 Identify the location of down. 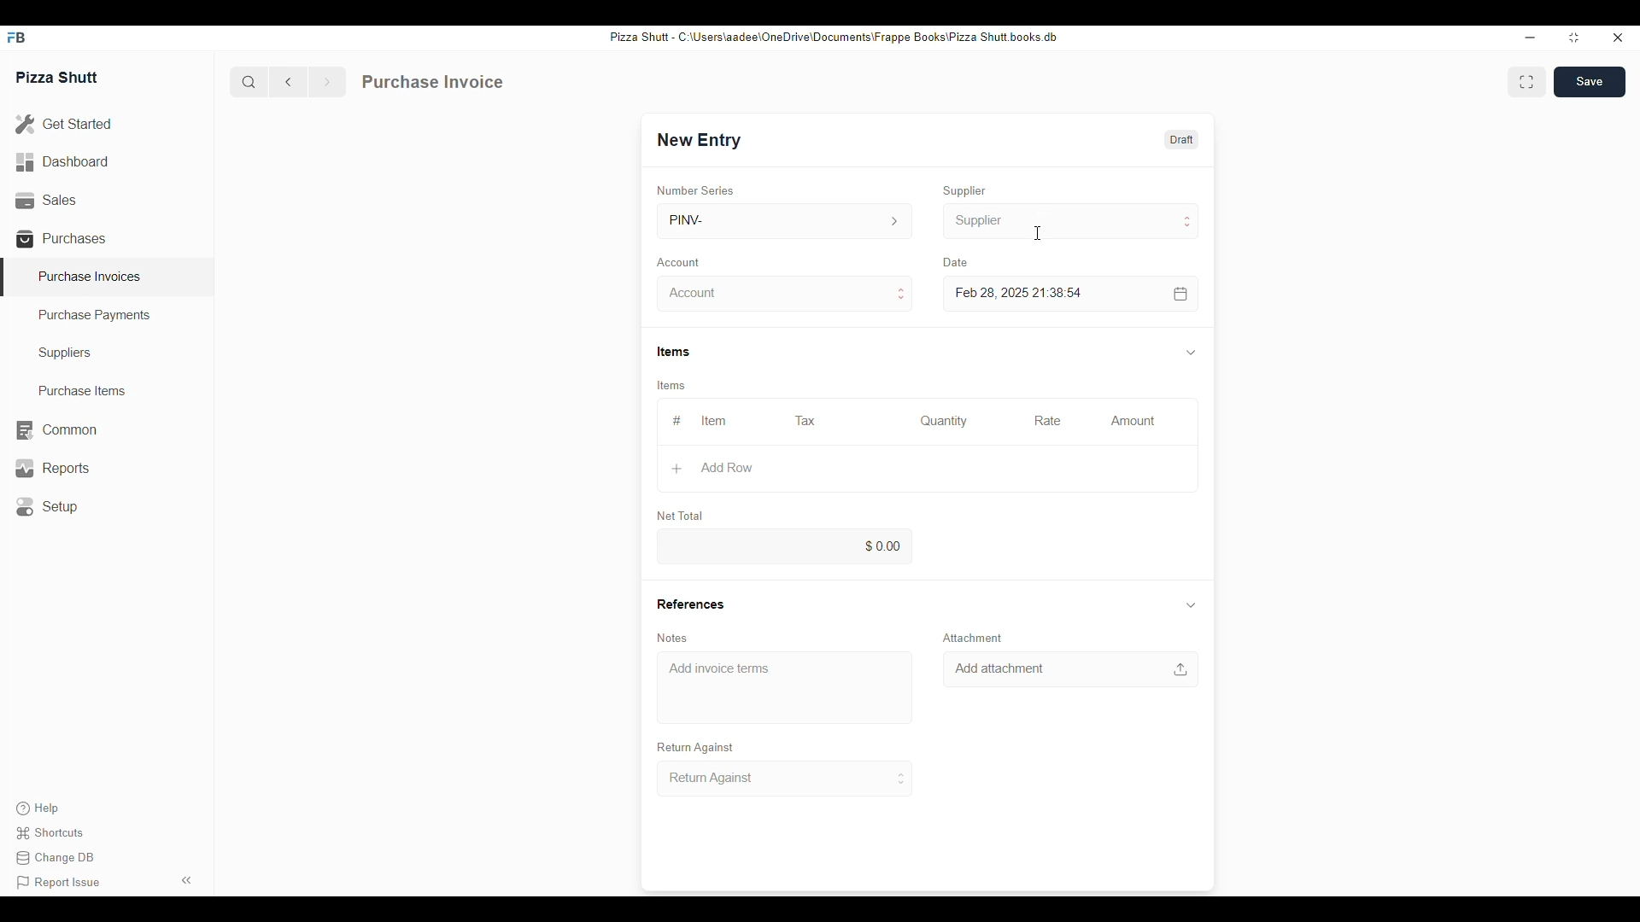
(1189, 353).